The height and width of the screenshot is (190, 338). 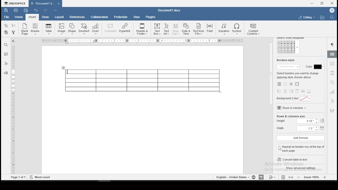 I want to click on content controls, so click(x=254, y=30).